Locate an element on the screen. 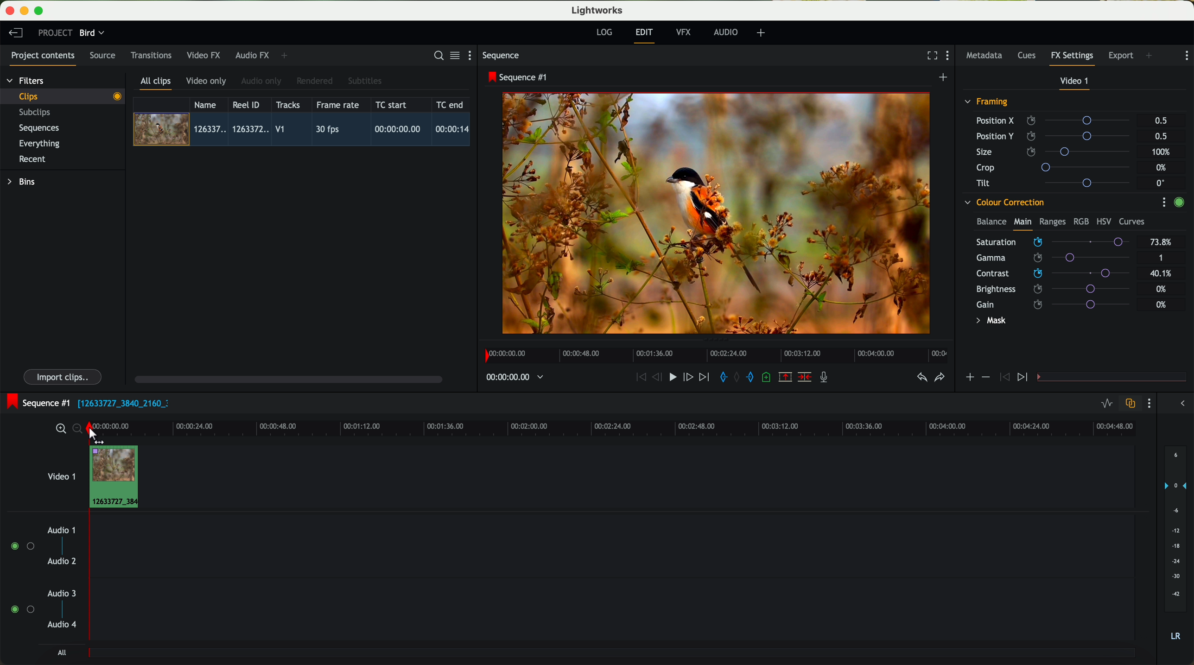 The image size is (1194, 665). video only is located at coordinates (206, 82).